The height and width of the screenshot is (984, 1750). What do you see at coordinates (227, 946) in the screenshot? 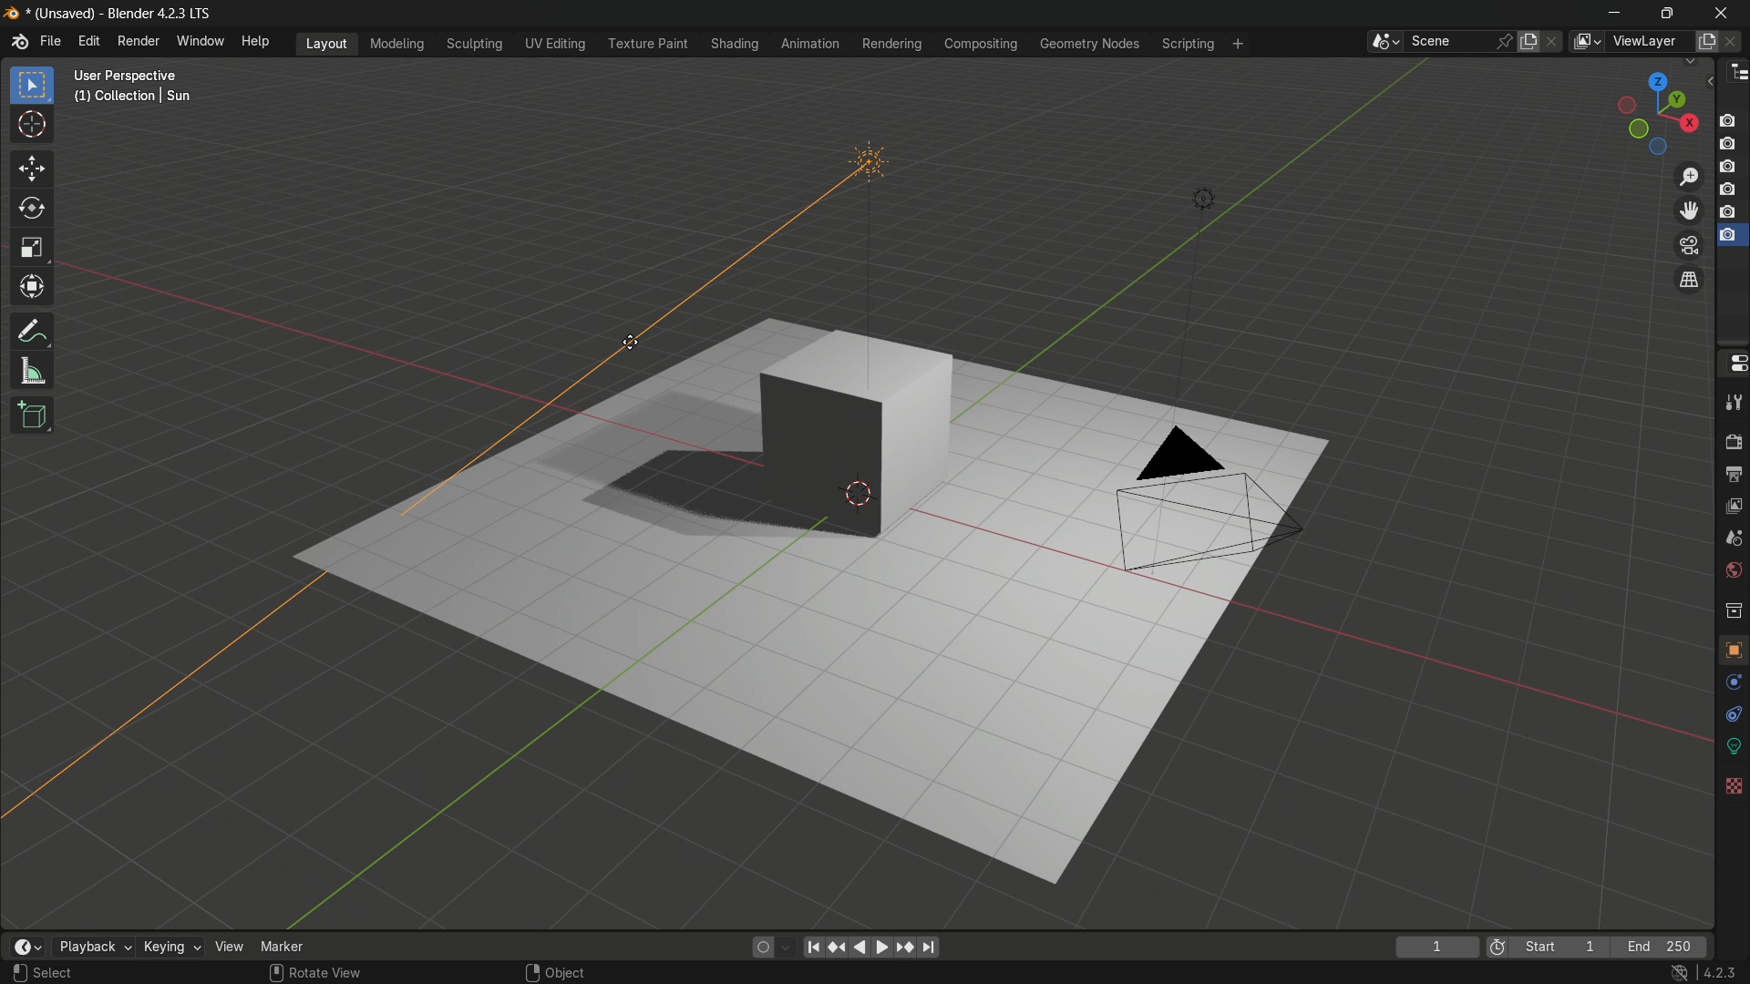
I see `view` at bounding box center [227, 946].